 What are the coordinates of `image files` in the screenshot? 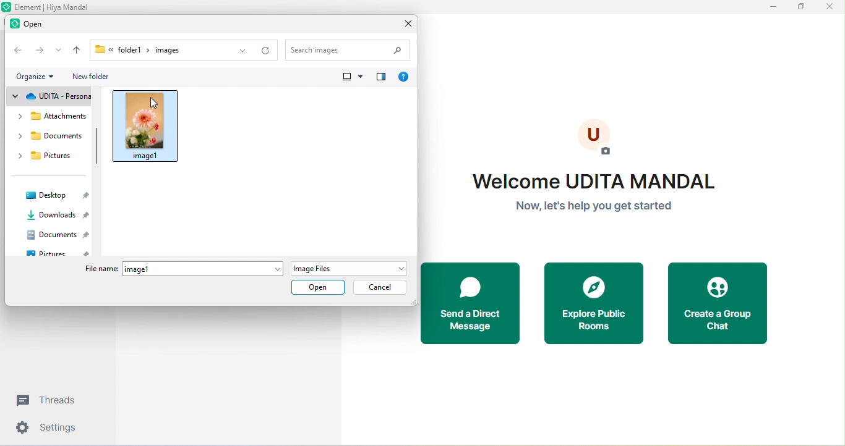 It's located at (346, 268).